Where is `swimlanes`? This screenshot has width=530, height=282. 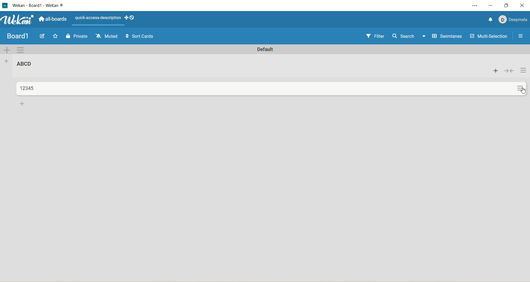
swimlanes is located at coordinates (448, 36).